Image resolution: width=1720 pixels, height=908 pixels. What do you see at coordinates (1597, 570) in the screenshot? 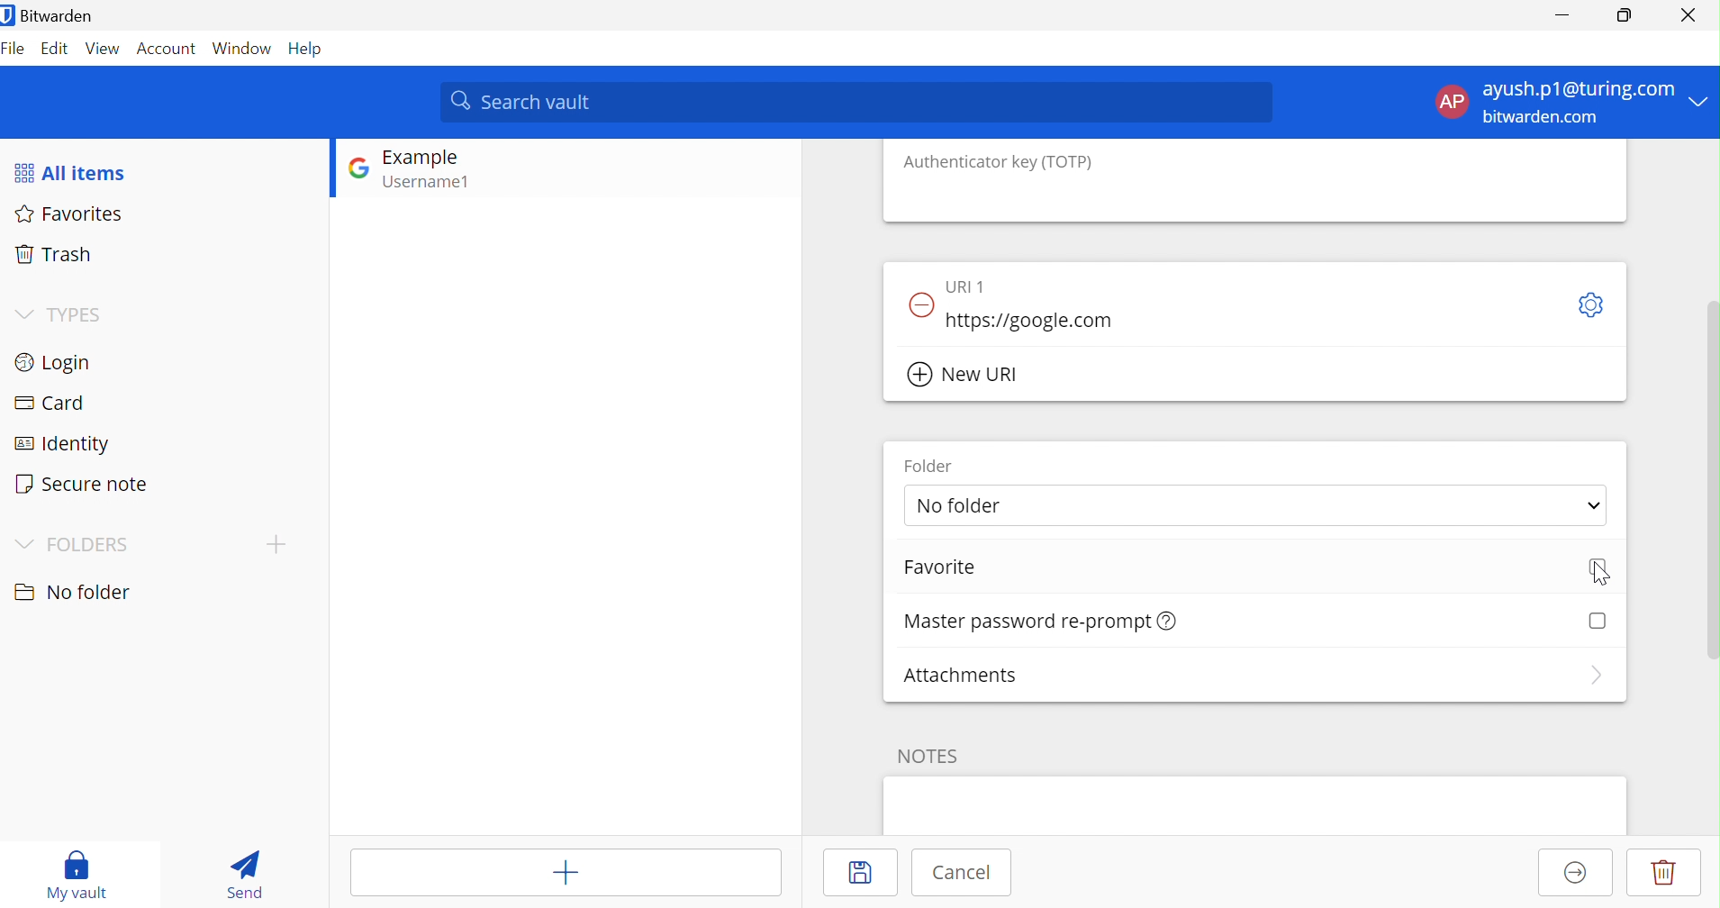
I see `Checkbox` at bounding box center [1597, 570].